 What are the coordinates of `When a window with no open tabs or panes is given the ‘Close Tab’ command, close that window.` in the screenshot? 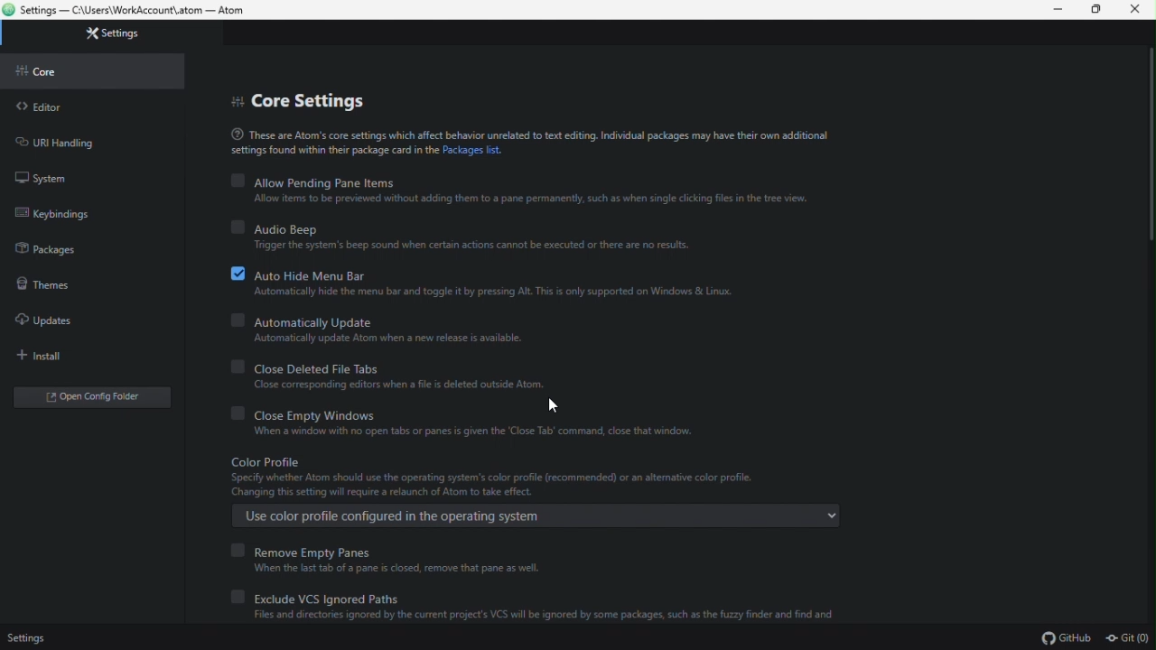 It's located at (472, 432).